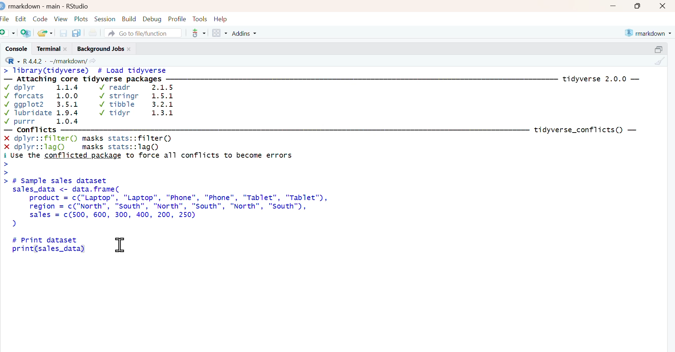 The height and width of the screenshot is (352, 675). Describe the element at coordinates (6, 18) in the screenshot. I see `File` at that location.